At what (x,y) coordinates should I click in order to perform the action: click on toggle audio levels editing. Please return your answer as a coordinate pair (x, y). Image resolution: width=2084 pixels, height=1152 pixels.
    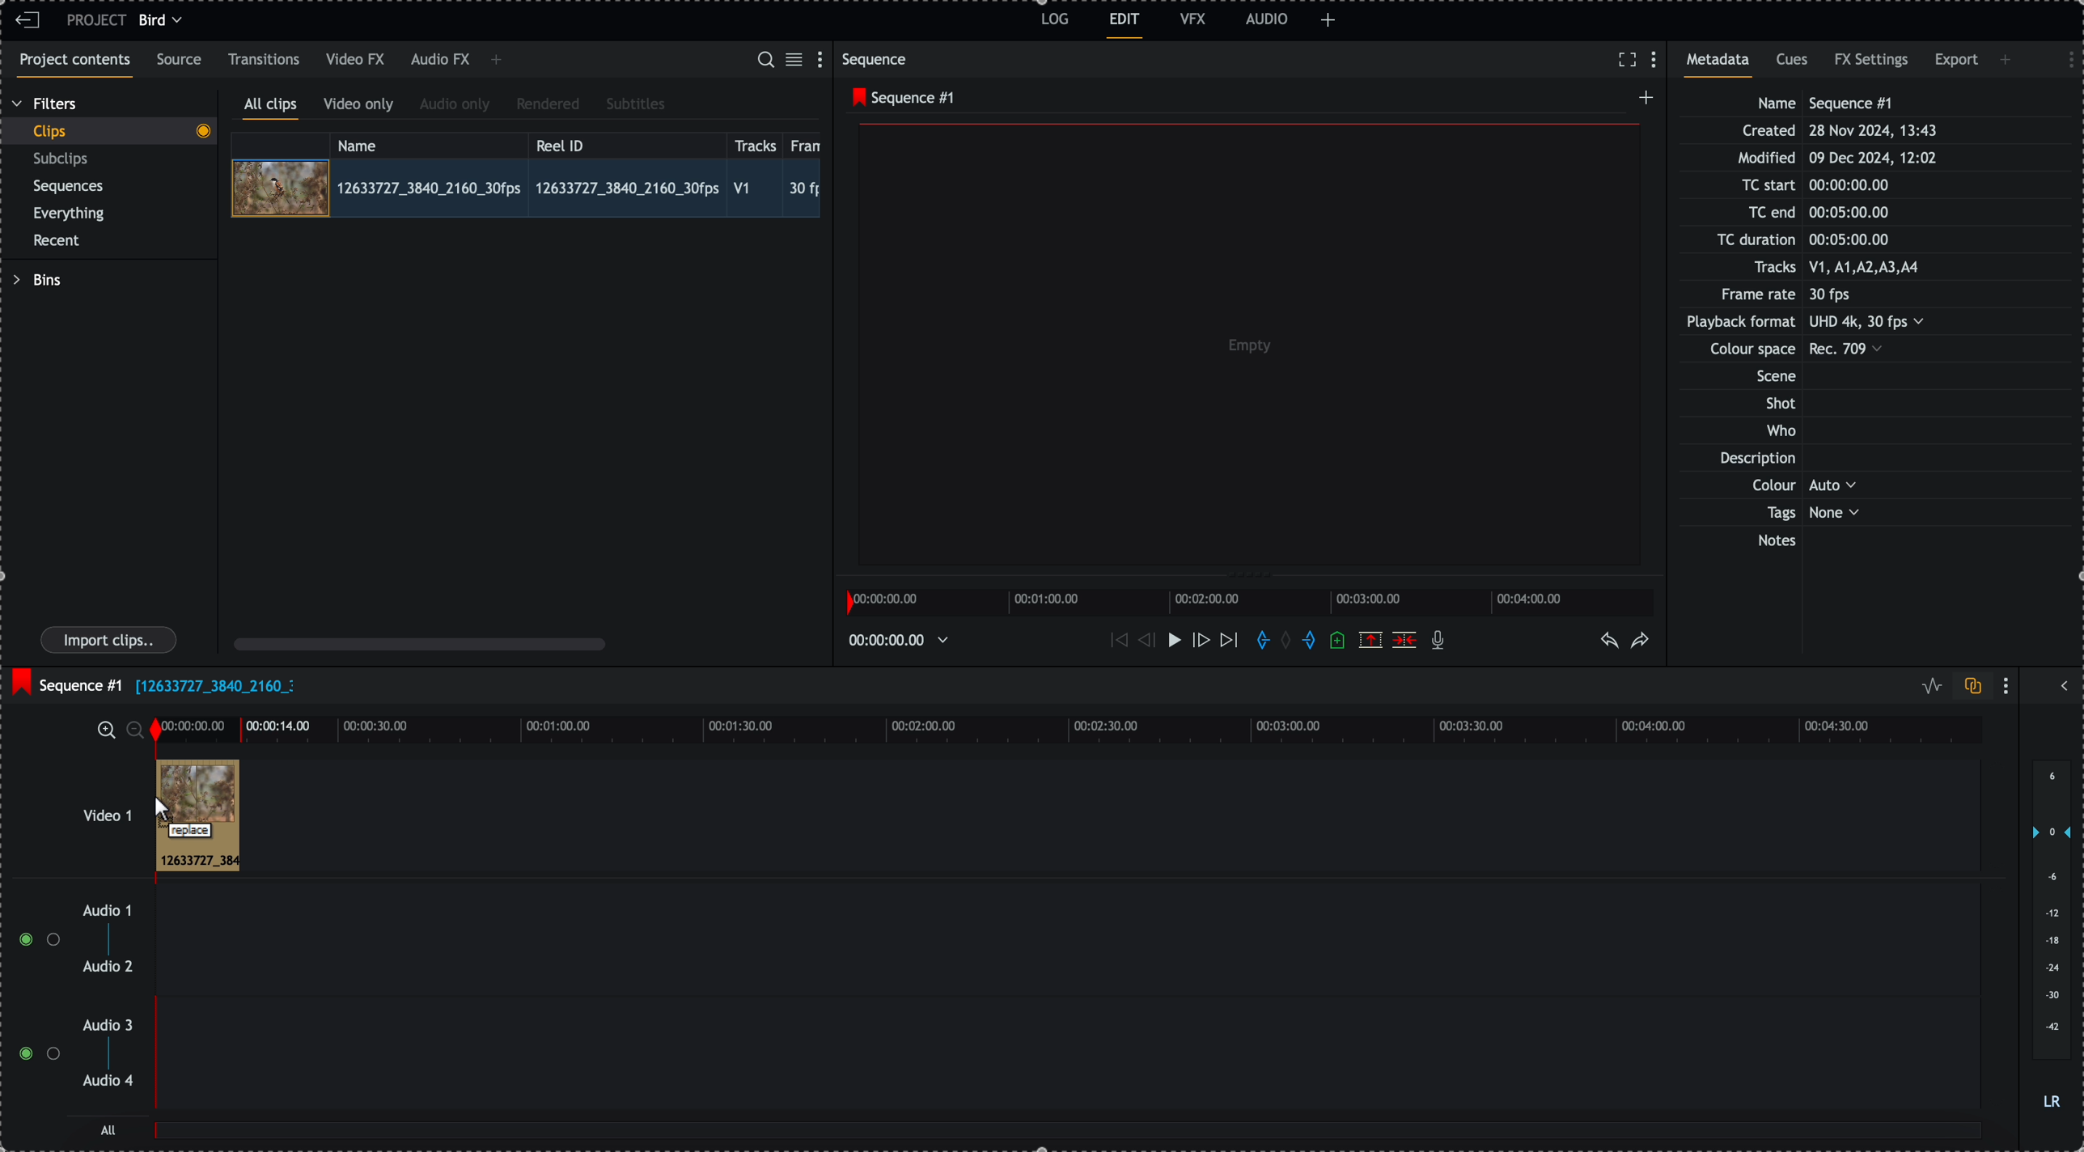
    Looking at the image, I should click on (1928, 686).